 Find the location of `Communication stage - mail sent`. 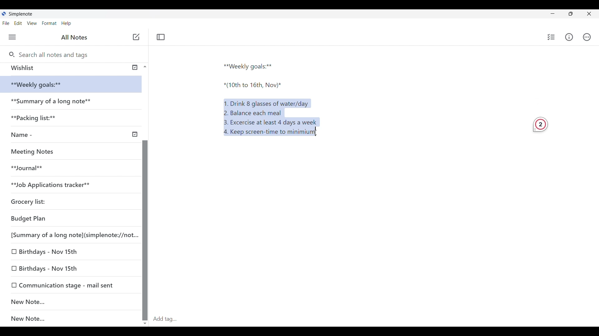

Communication stage - mail sent is located at coordinates (71, 285).